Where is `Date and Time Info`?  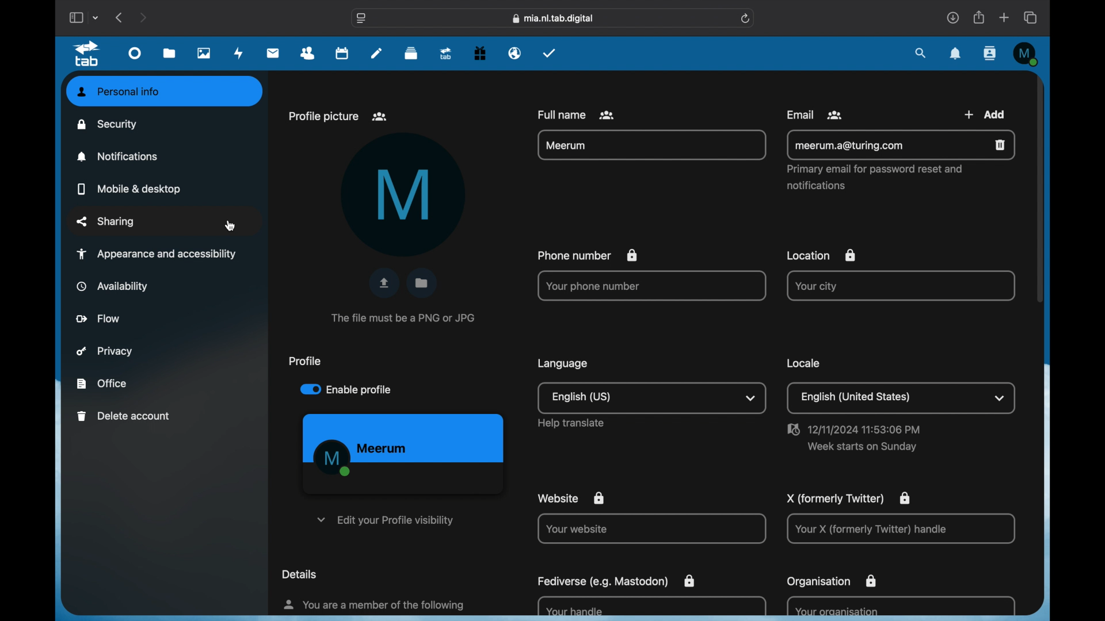 Date and Time Info is located at coordinates (860, 438).